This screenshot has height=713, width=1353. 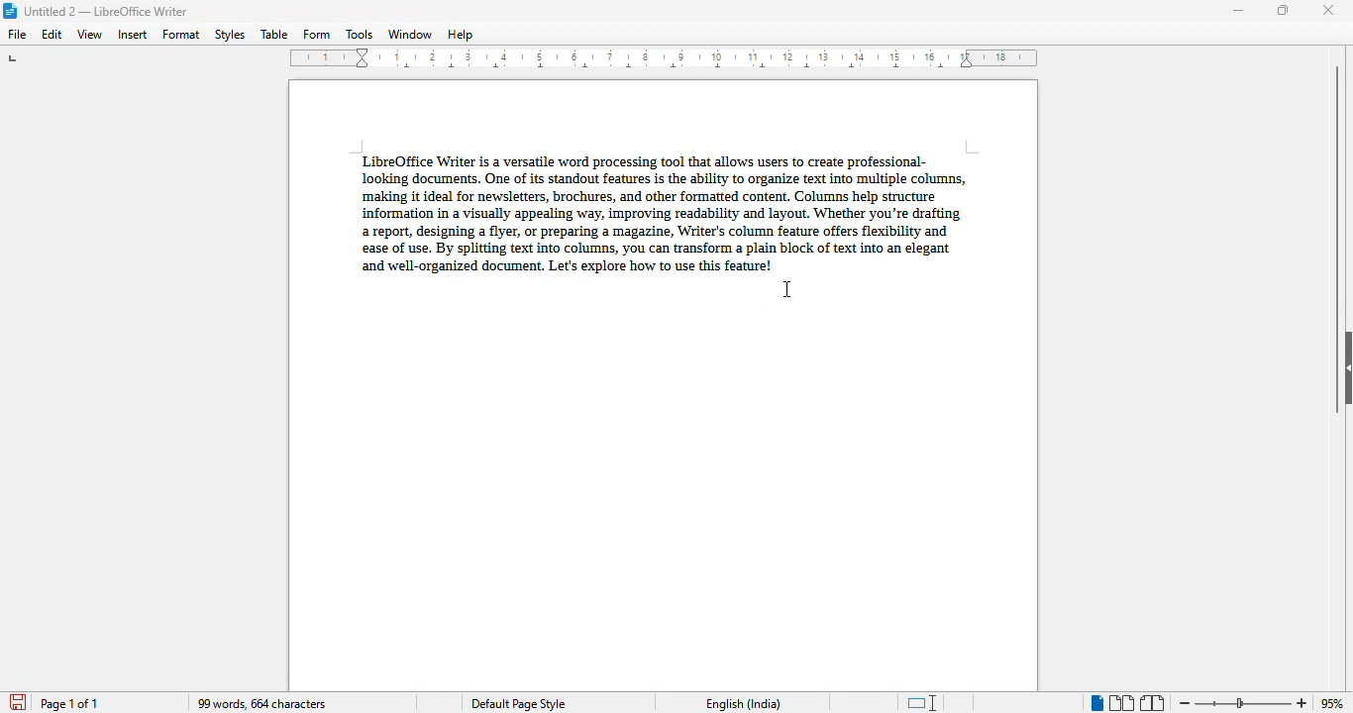 I want to click on English (India), so click(x=743, y=704).